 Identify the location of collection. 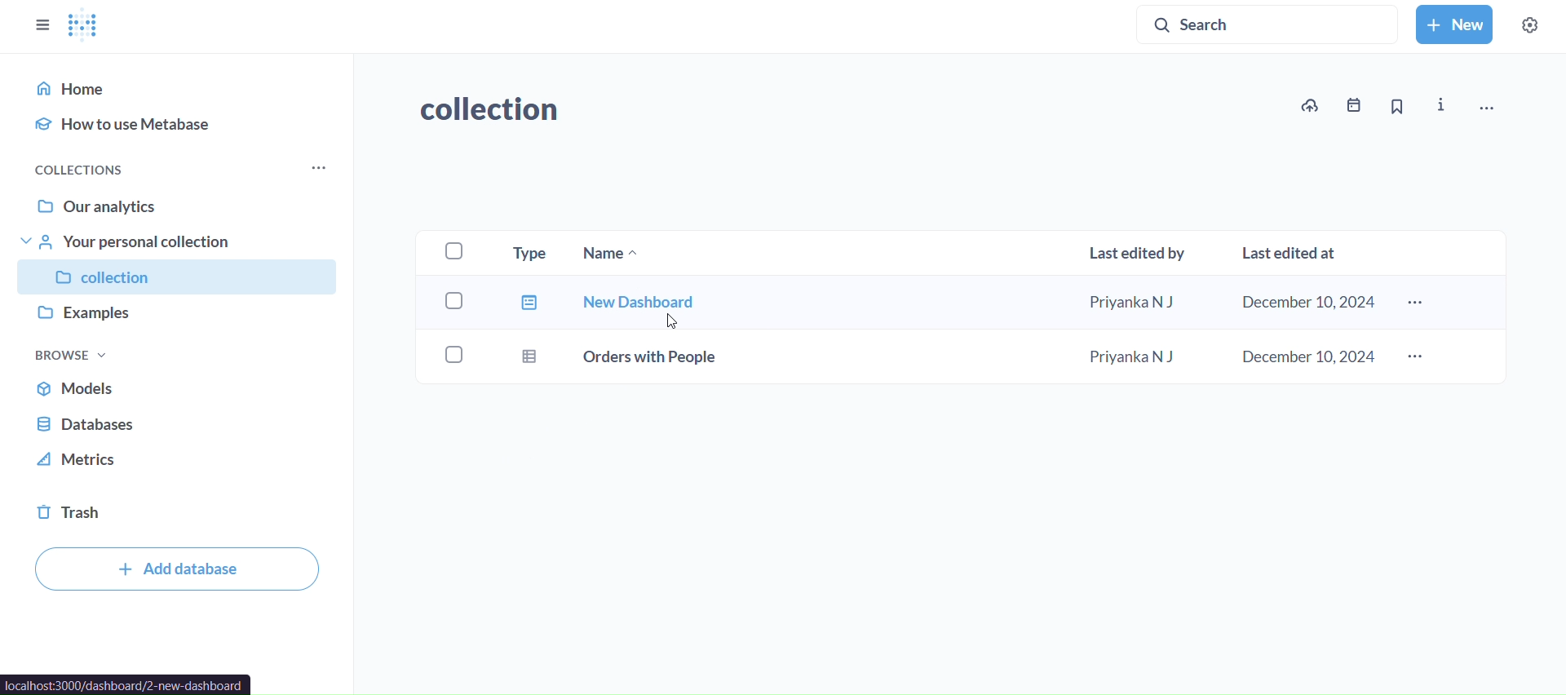
(181, 277).